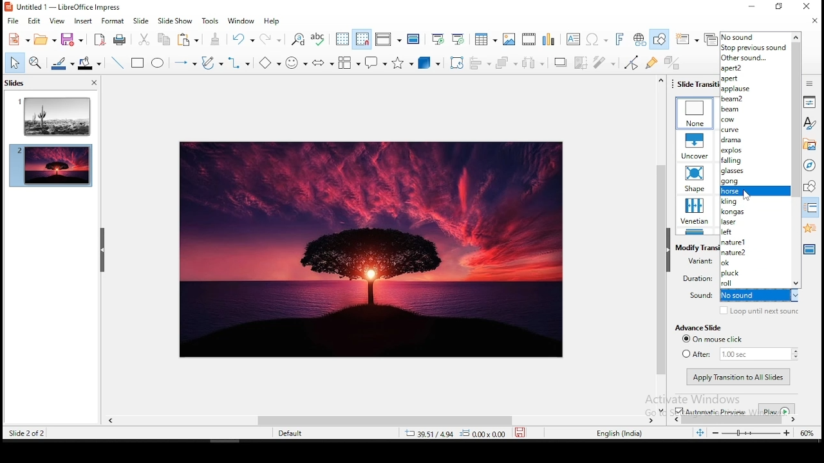 This screenshot has width=824, height=463. Describe the element at coordinates (174, 21) in the screenshot. I see `slide show` at that location.